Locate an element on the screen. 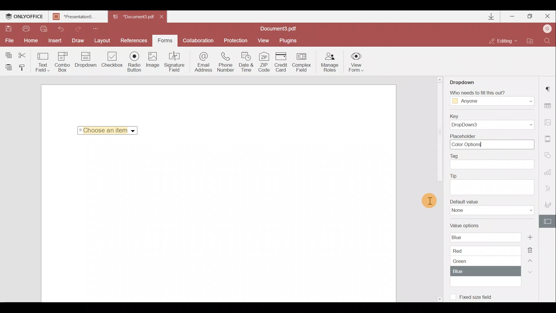  Close is located at coordinates (165, 18).